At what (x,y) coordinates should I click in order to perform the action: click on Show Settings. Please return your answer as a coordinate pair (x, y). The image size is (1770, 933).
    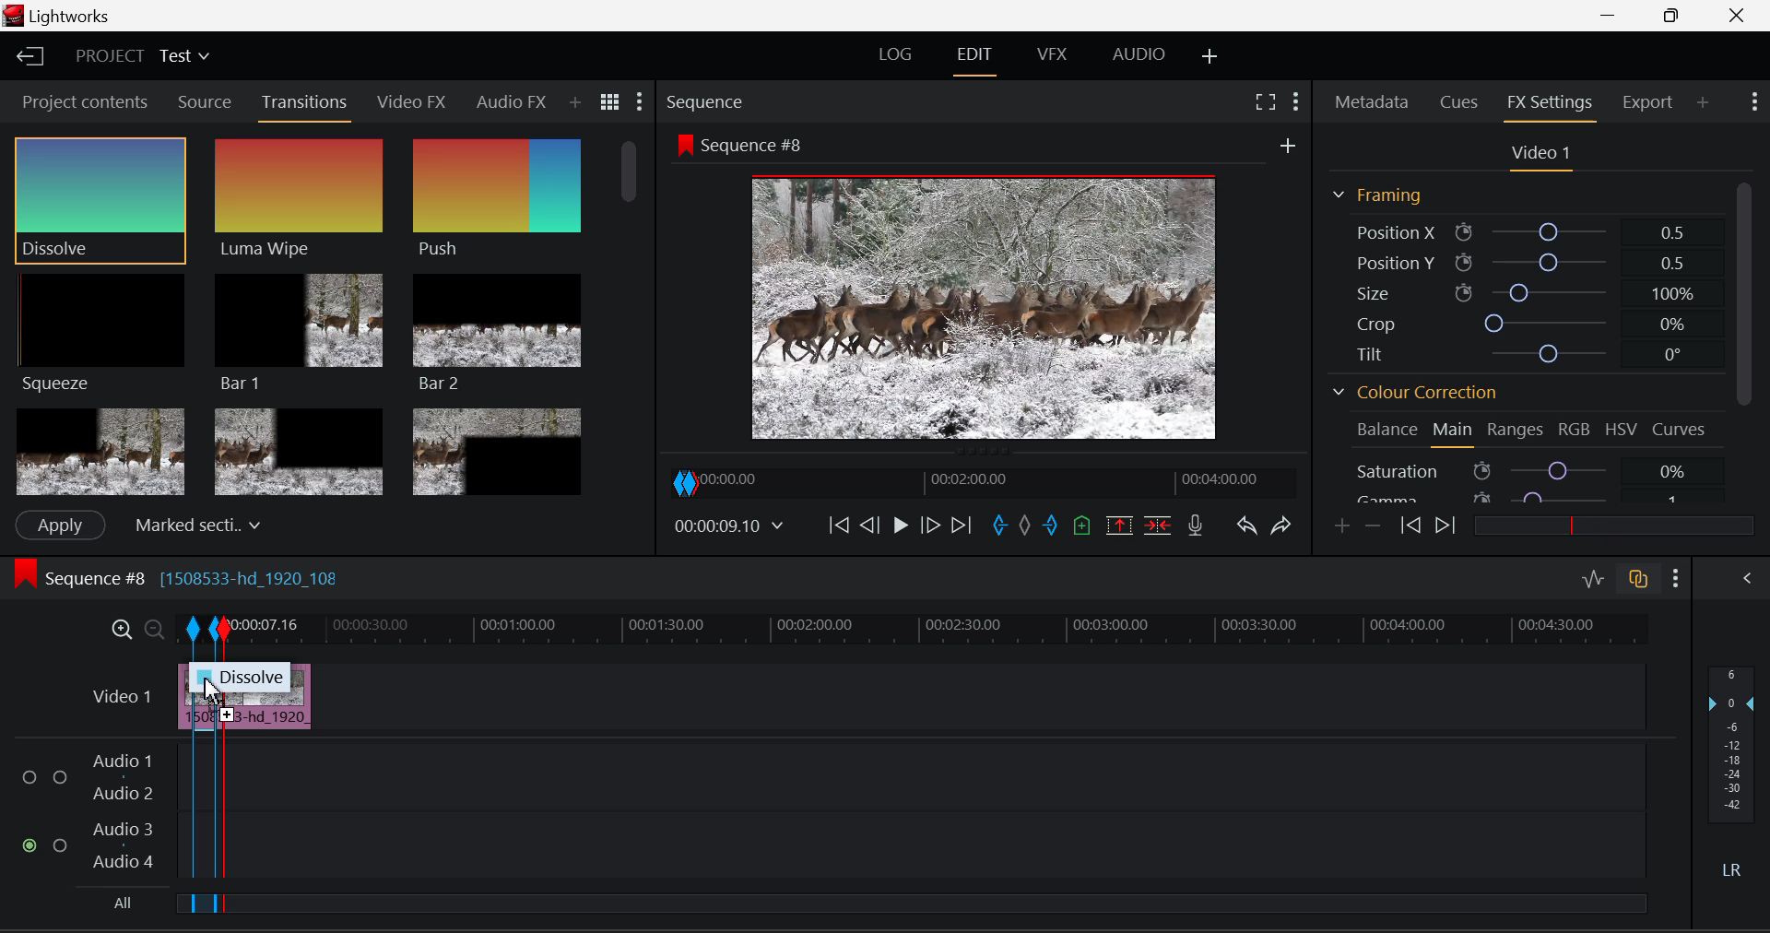
    Looking at the image, I should click on (1755, 102).